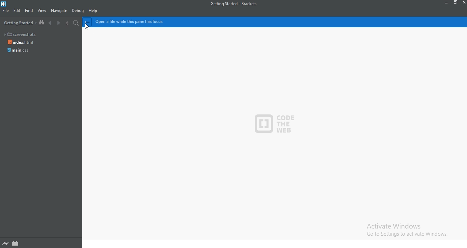 The image size is (467, 248). I want to click on Next document, so click(59, 23).